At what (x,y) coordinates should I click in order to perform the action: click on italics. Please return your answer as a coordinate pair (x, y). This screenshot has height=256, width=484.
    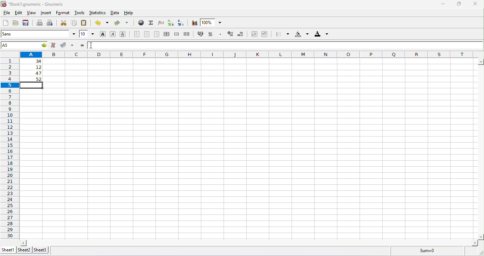
    Looking at the image, I should click on (113, 34).